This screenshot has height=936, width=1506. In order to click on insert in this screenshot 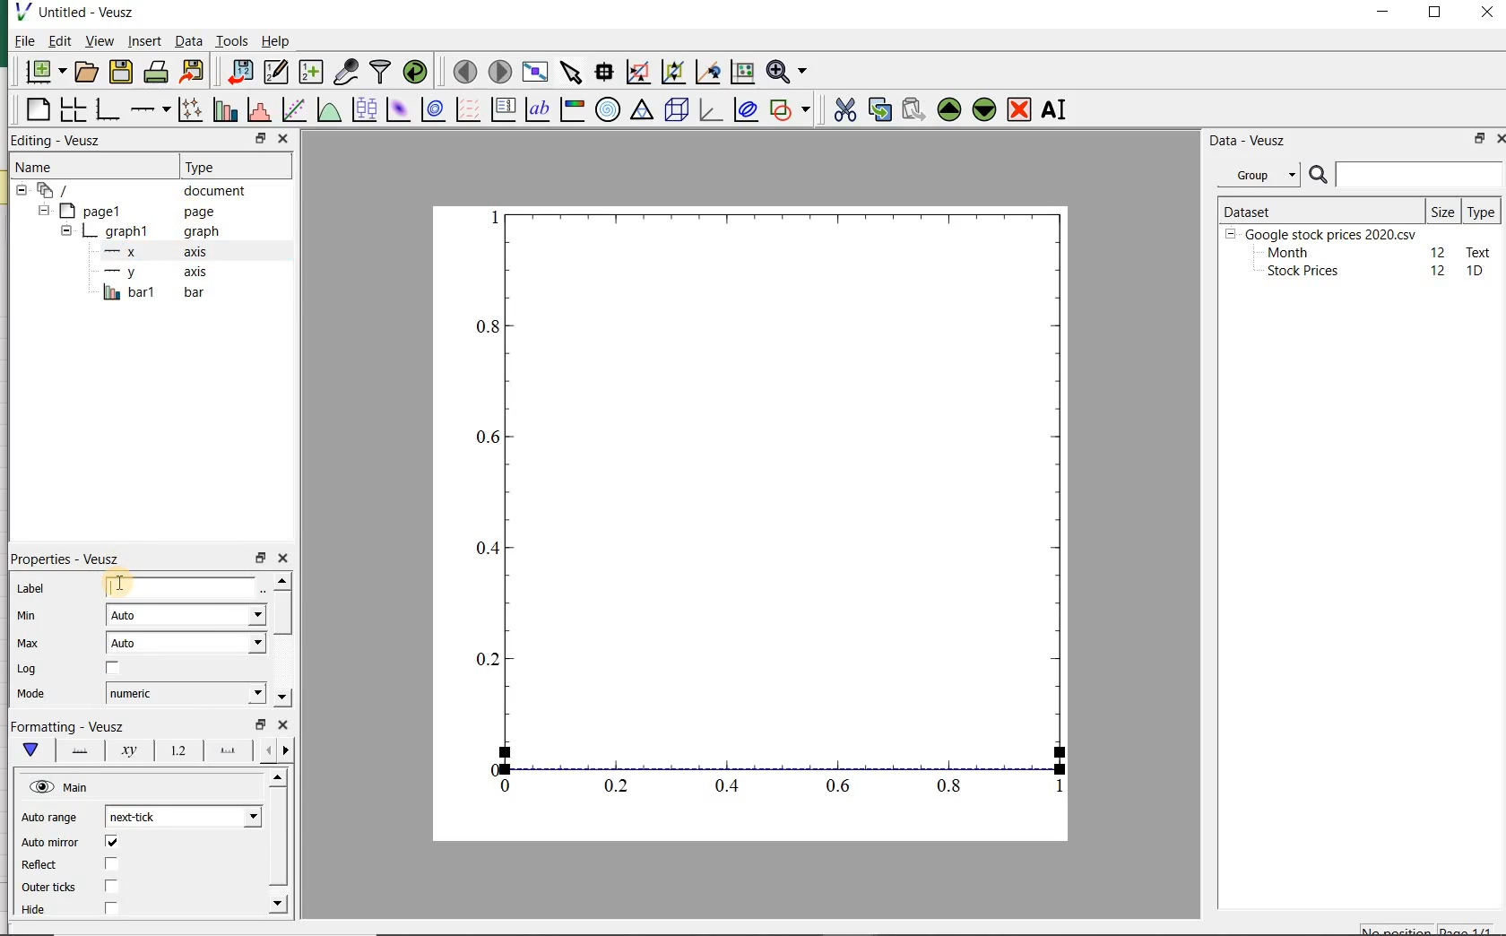, I will do `click(144, 42)`.